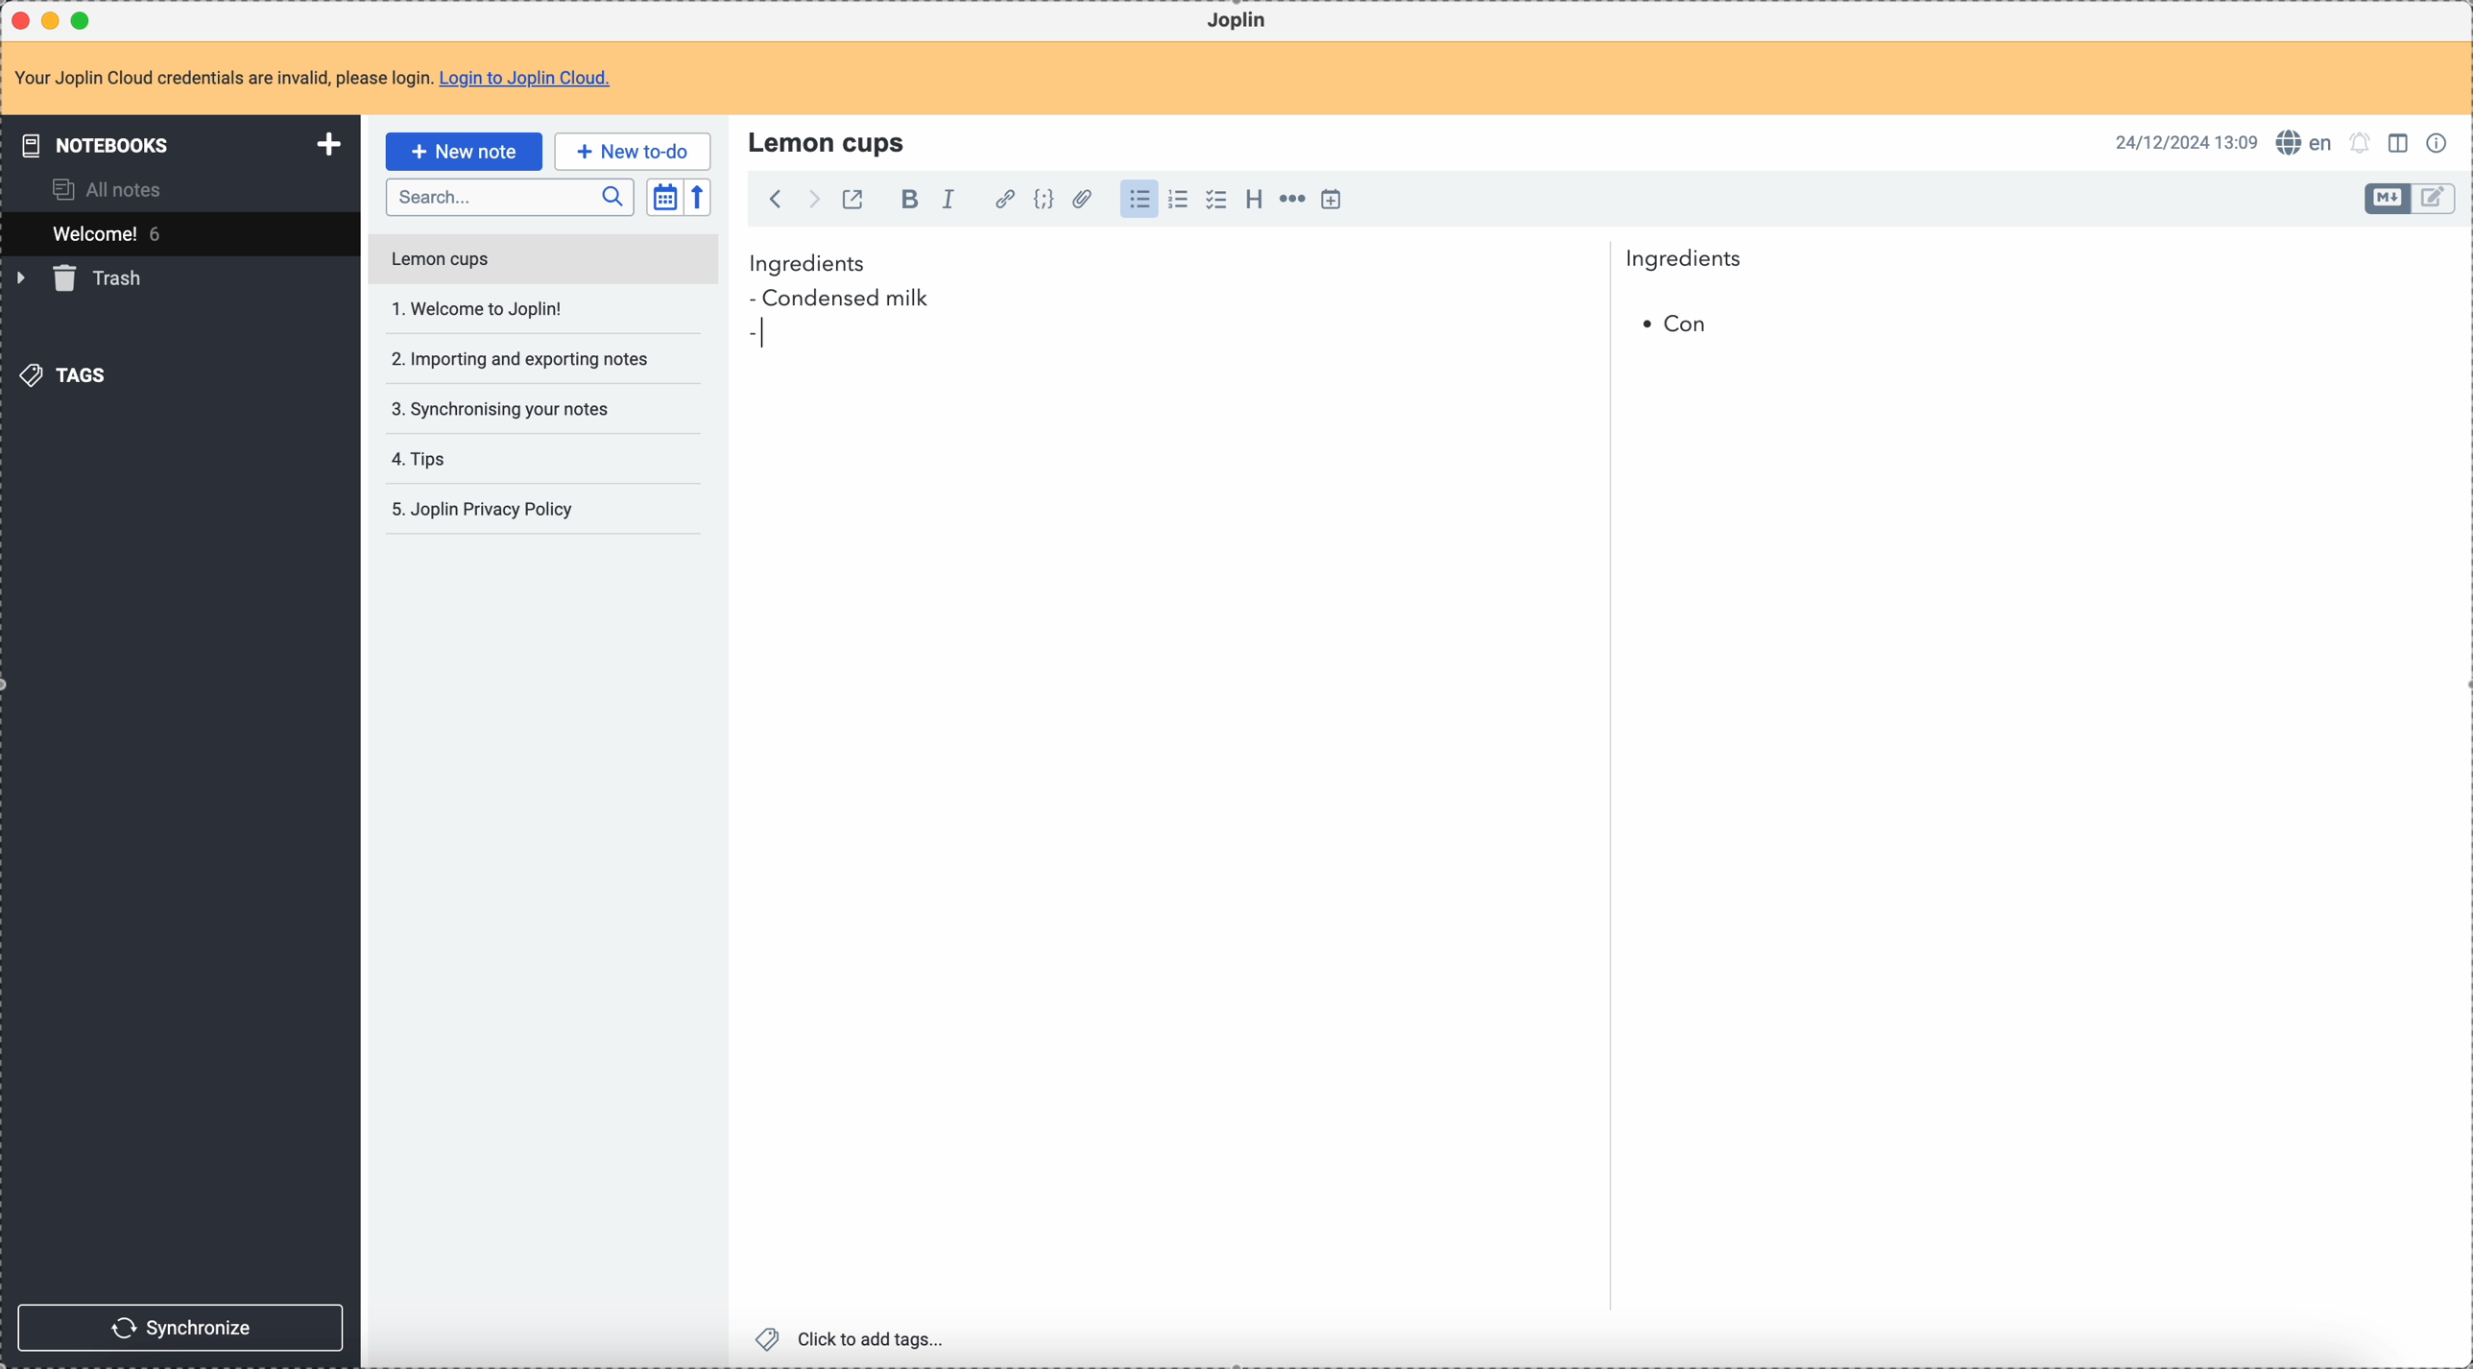 The width and height of the screenshot is (2473, 1369). Describe the element at coordinates (948, 198) in the screenshot. I see `italic` at that location.